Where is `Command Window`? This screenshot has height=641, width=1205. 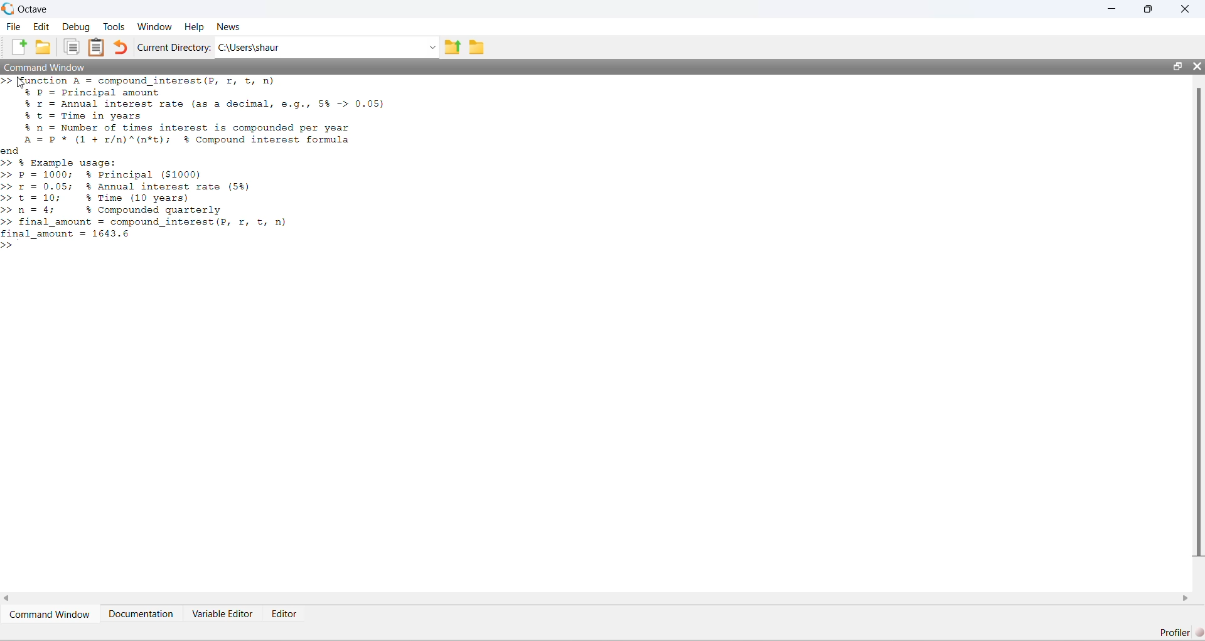
Command Window is located at coordinates (44, 67).